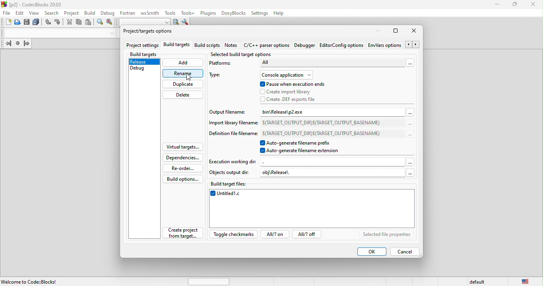 This screenshot has width=543, height=286. I want to click on welcome to code blocks, so click(32, 281).